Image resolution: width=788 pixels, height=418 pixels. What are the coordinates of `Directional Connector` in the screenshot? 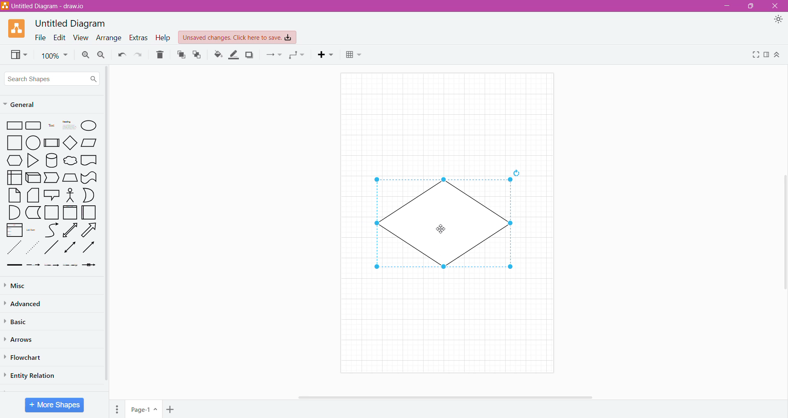 It's located at (90, 249).